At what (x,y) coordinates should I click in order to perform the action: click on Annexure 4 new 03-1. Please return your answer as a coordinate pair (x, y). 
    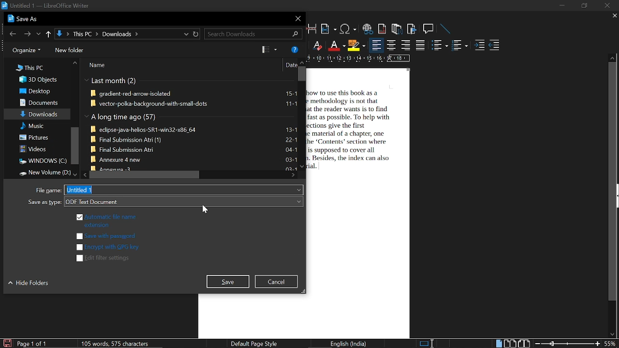
    Looking at the image, I should click on (193, 159).